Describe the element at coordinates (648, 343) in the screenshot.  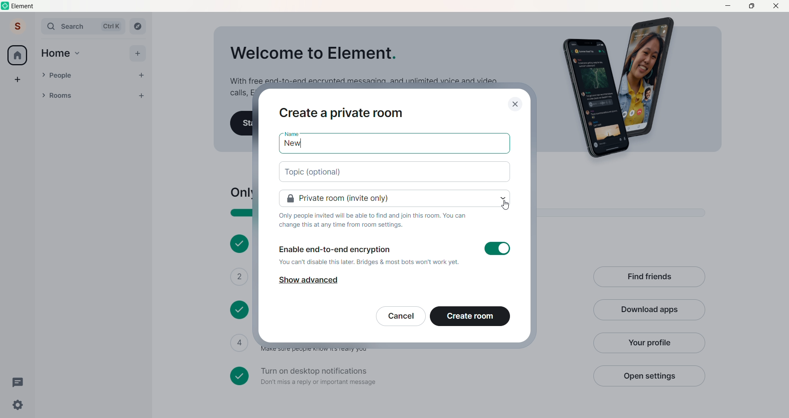
I see `Your Profile` at that location.